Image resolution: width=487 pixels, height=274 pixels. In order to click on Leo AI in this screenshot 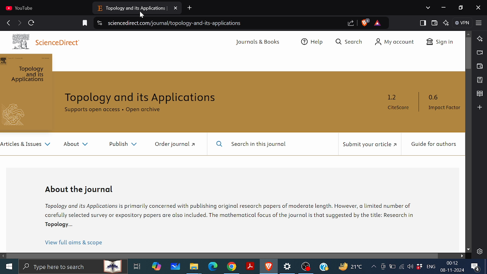, I will do `click(447, 23)`.